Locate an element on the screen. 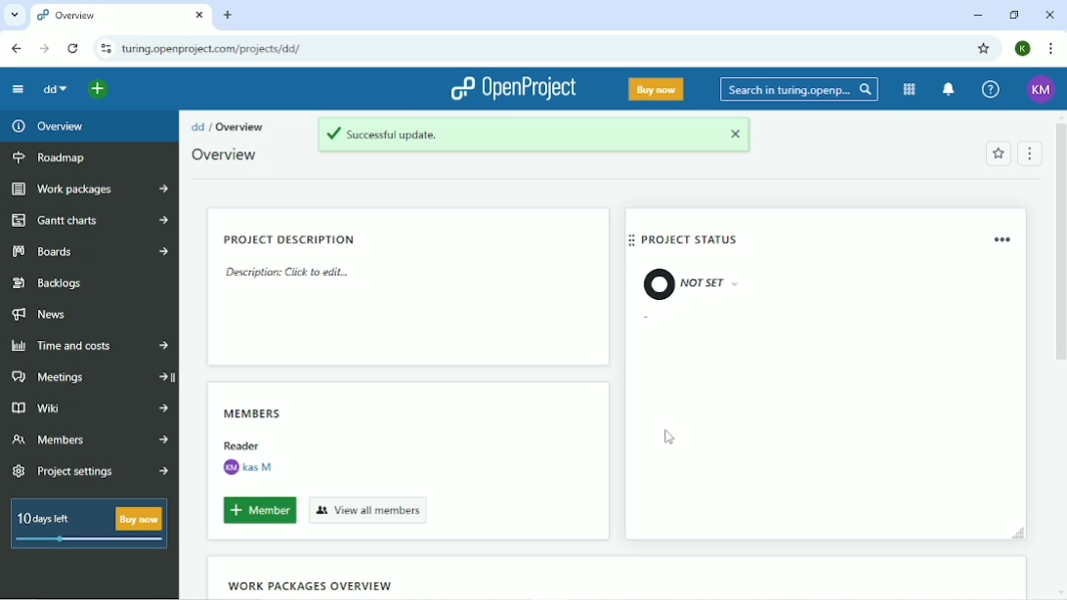  Search is located at coordinates (799, 91).